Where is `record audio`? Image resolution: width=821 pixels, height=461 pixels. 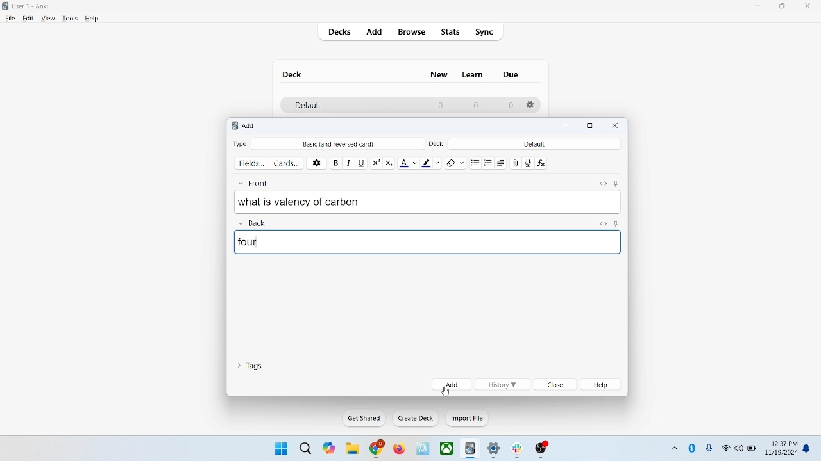
record audio is located at coordinates (529, 163).